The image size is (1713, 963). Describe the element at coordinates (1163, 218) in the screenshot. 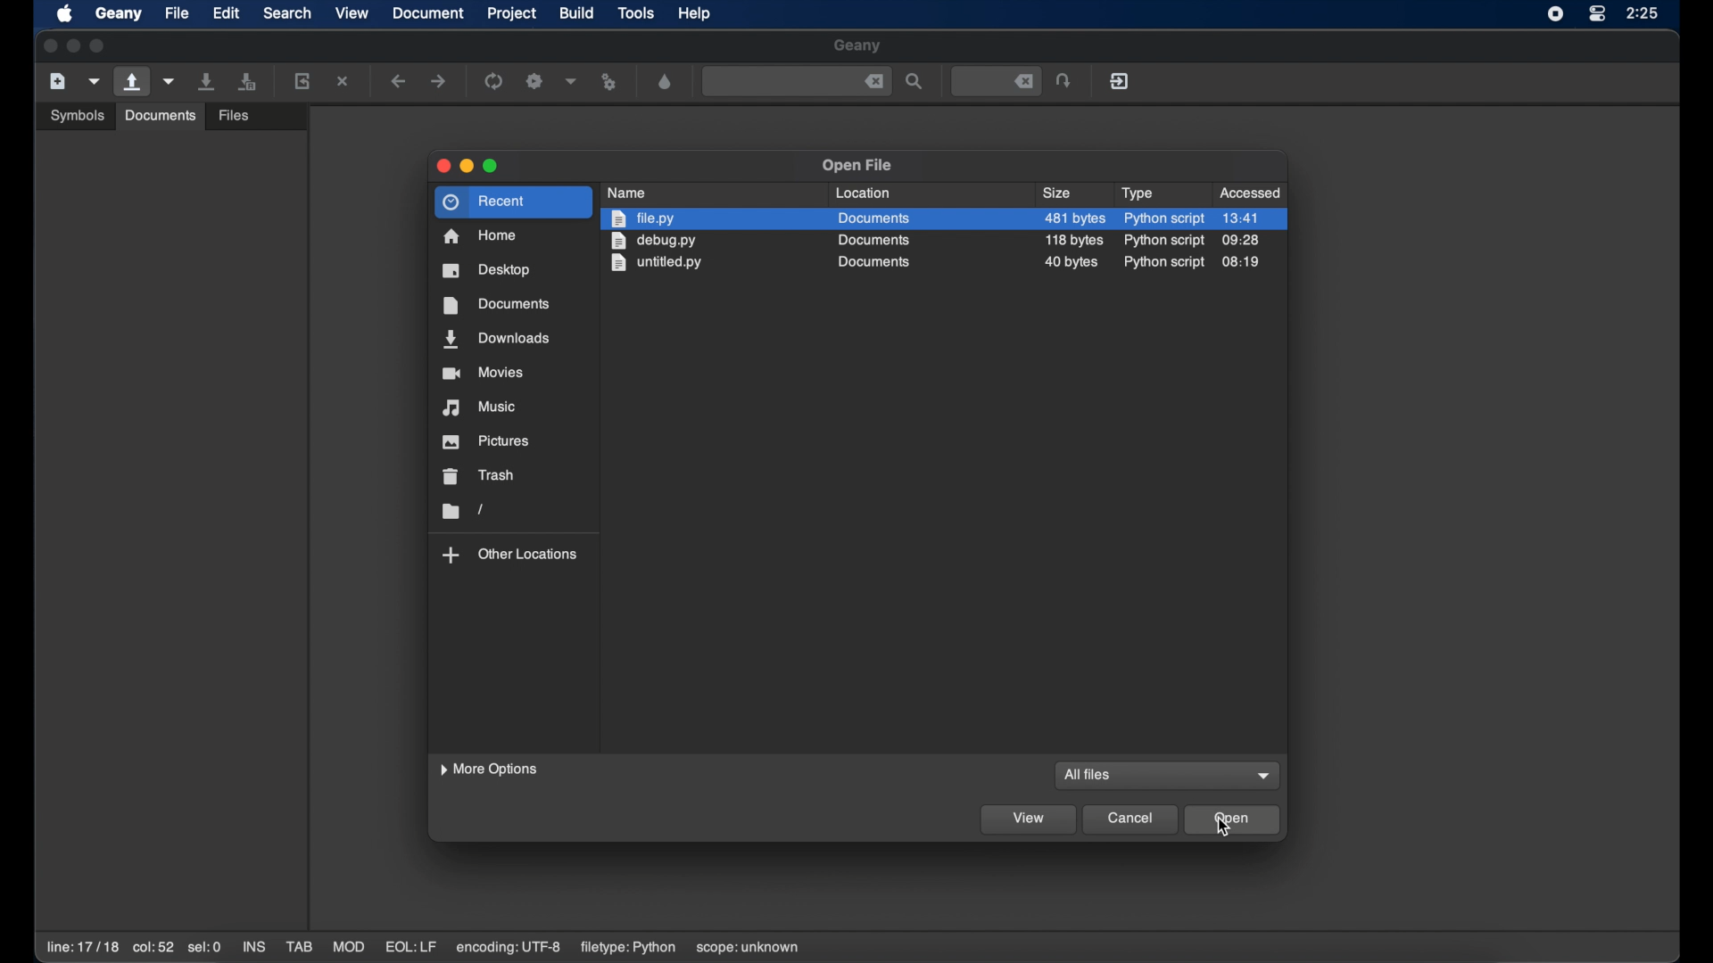

I see `python script` at that location.